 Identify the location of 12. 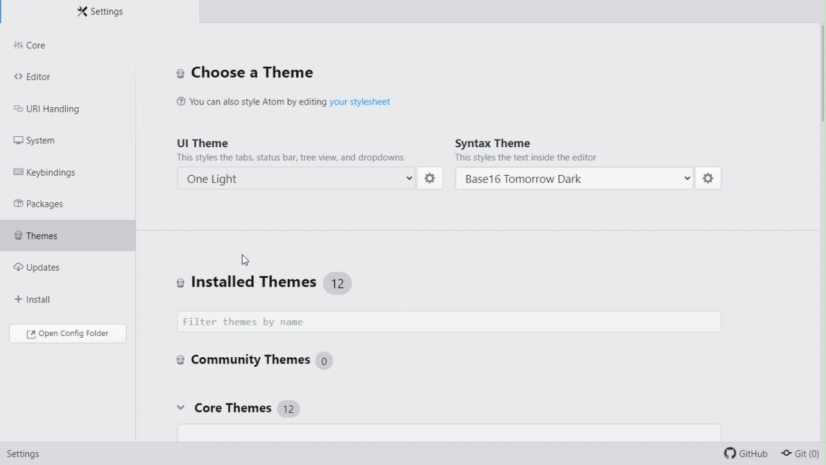
(339, 282).